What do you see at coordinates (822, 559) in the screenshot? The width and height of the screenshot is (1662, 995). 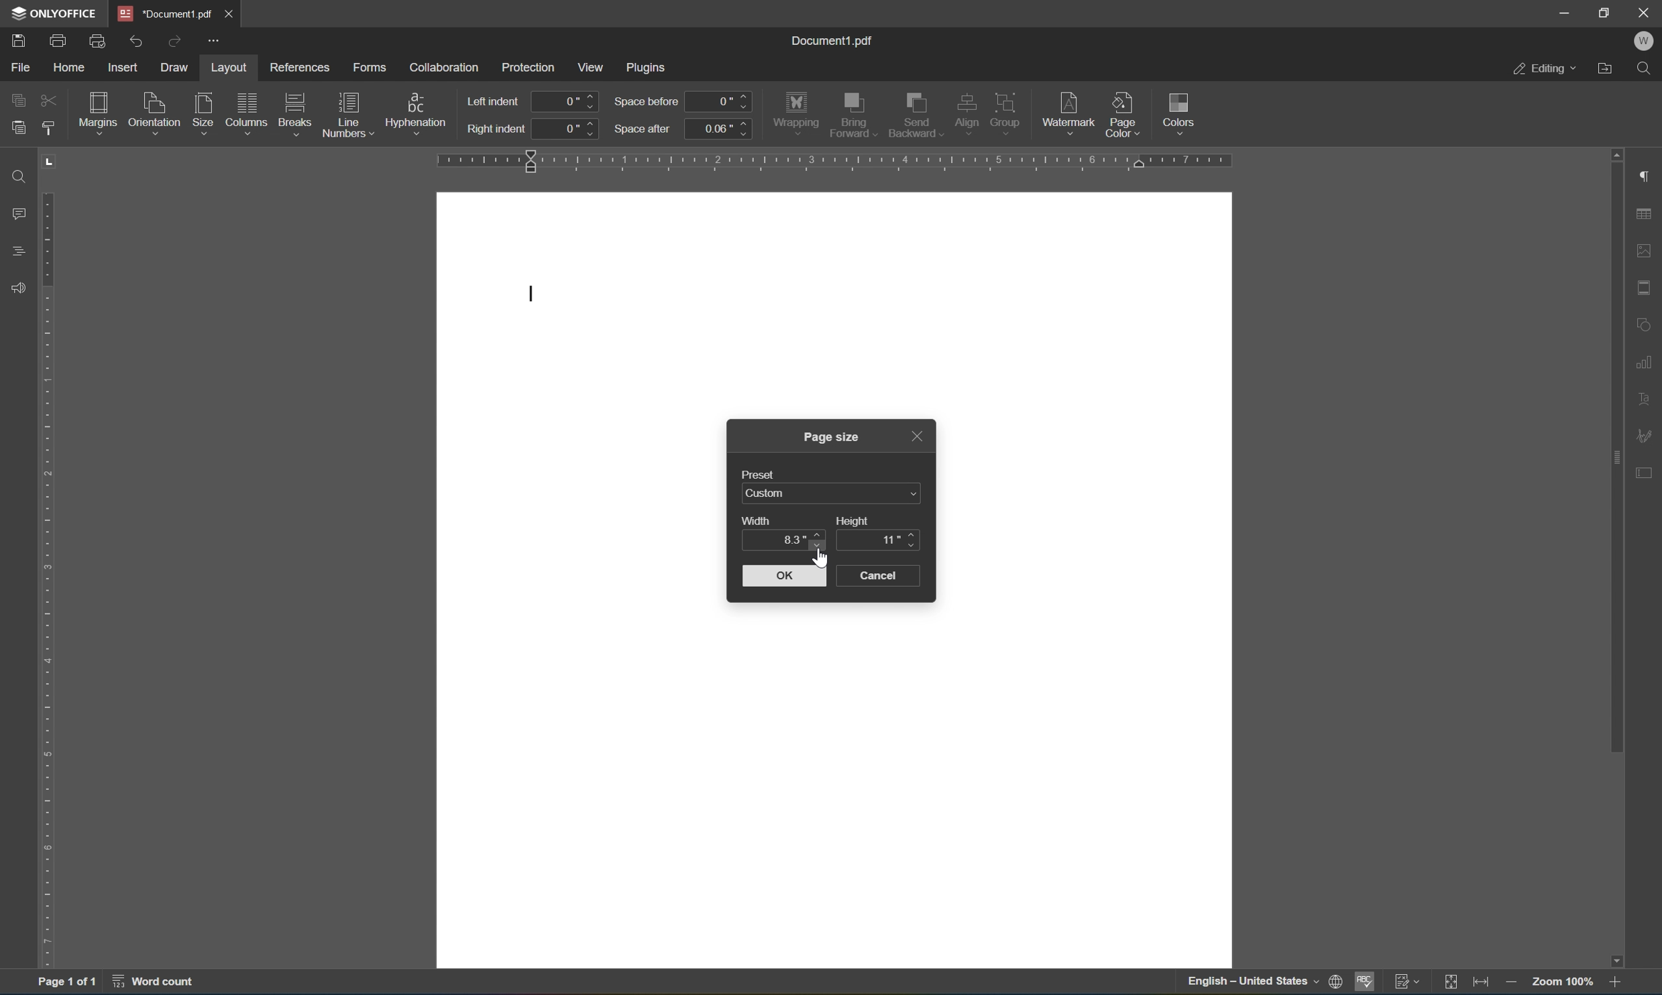 I see `cursor` at bounding box center [822, 559].